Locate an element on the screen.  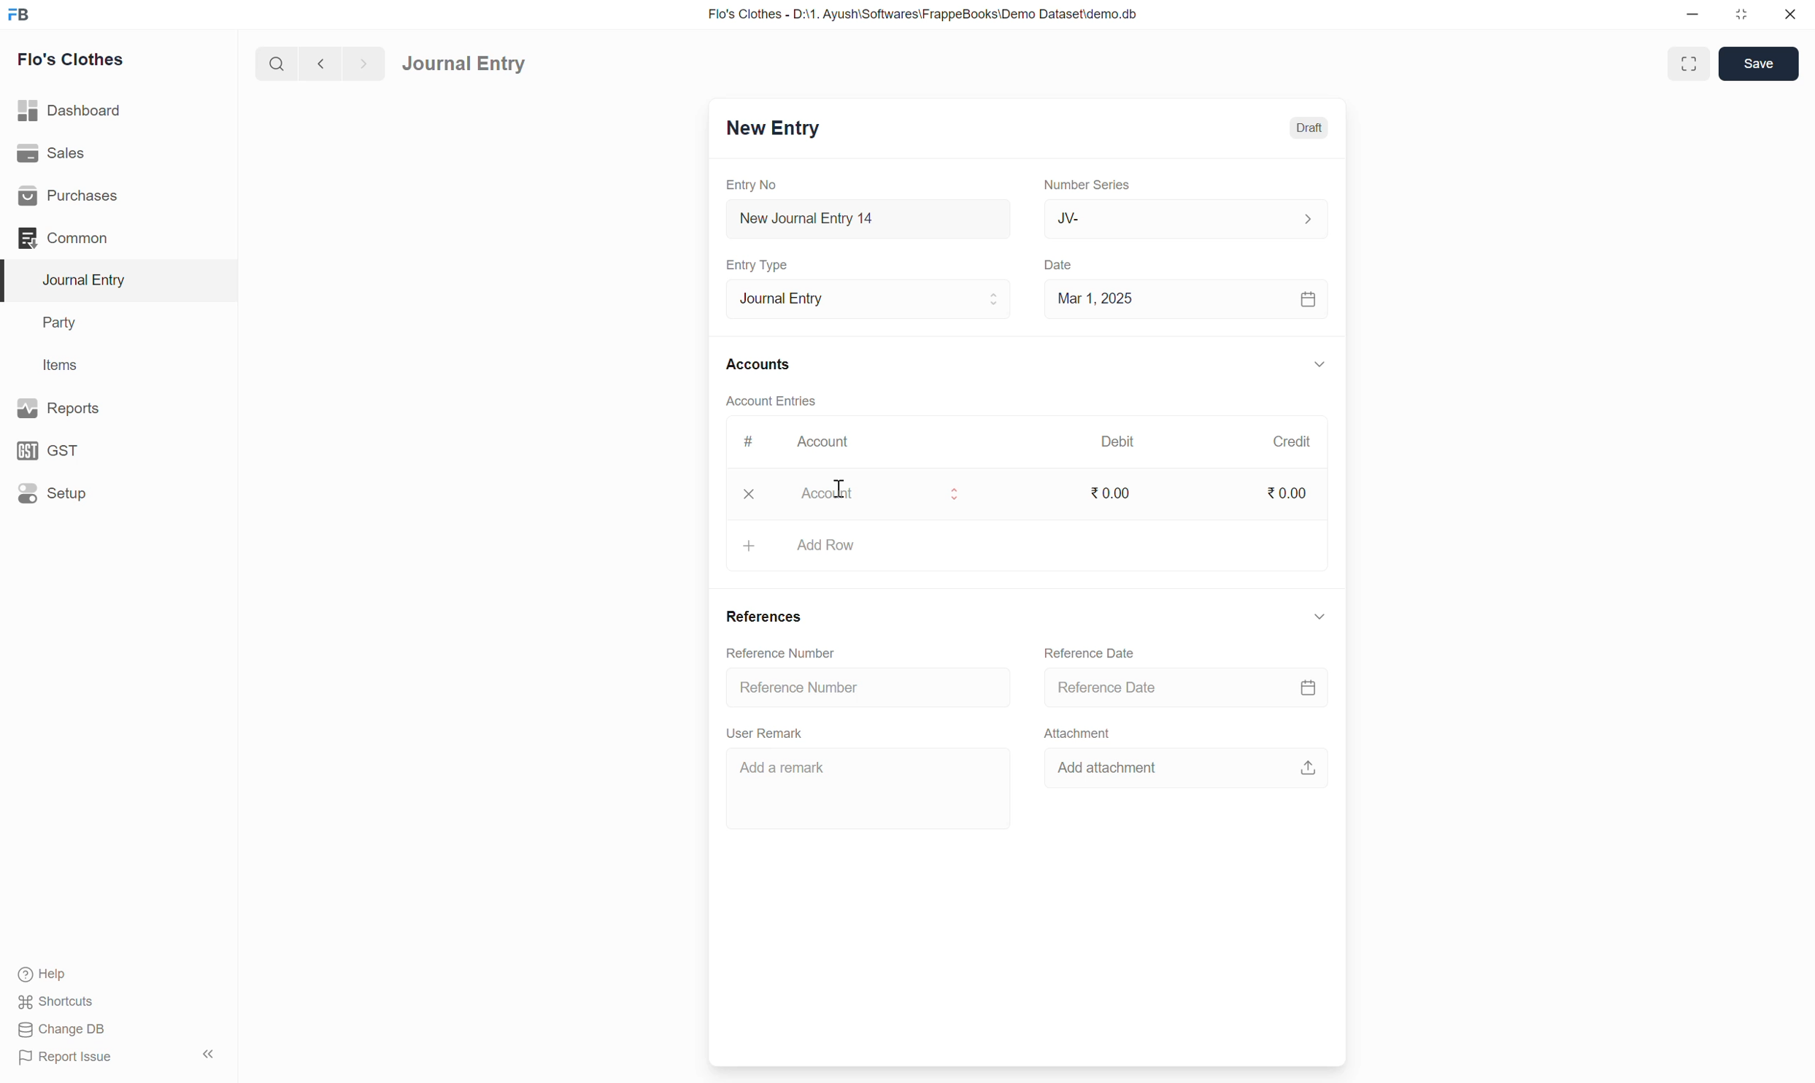
Attachment is located at coordinates (1079, 733).